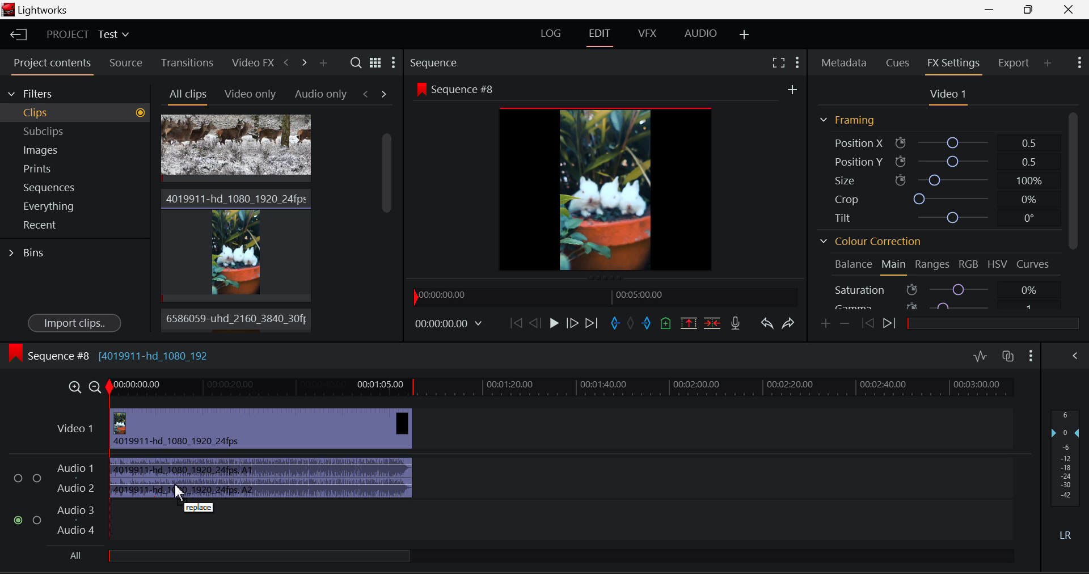 The width and height of the screenshot is (1089, 574). Describe the element at coordinates (867, 323) in the screenshot. I see `Previous keyframe` at that location.